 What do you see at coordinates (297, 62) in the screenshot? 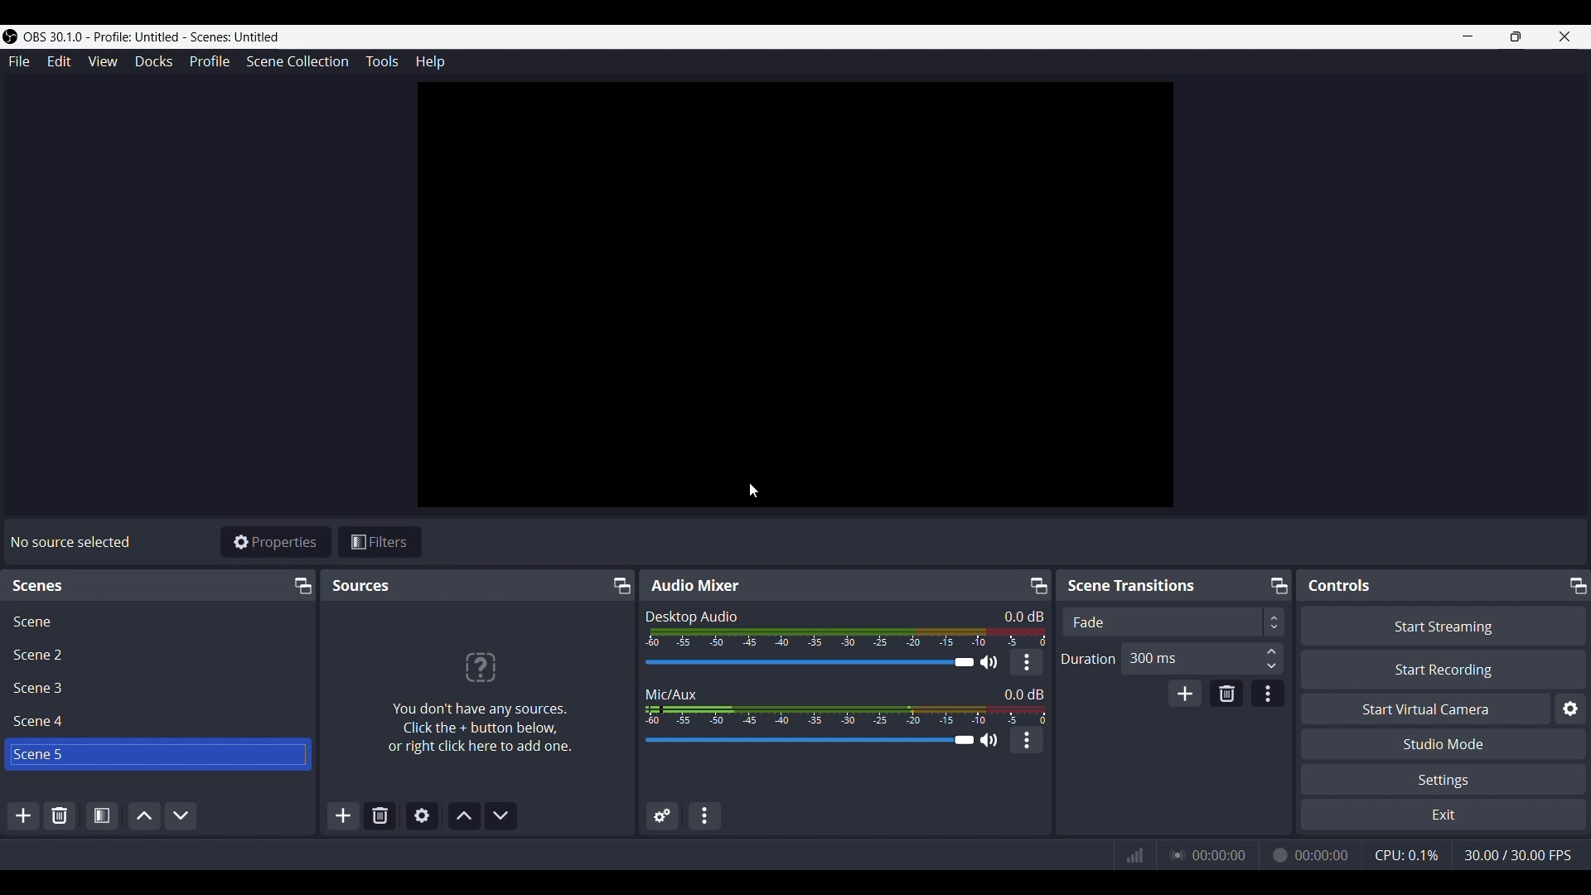
I see `Scene Collection` at bounding box center [297, 62].